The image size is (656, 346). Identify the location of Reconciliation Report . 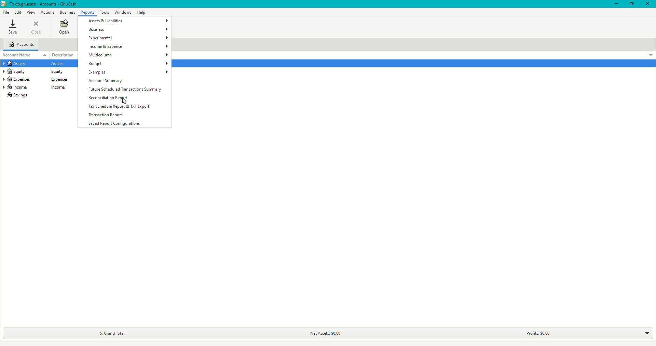
(108, 98).